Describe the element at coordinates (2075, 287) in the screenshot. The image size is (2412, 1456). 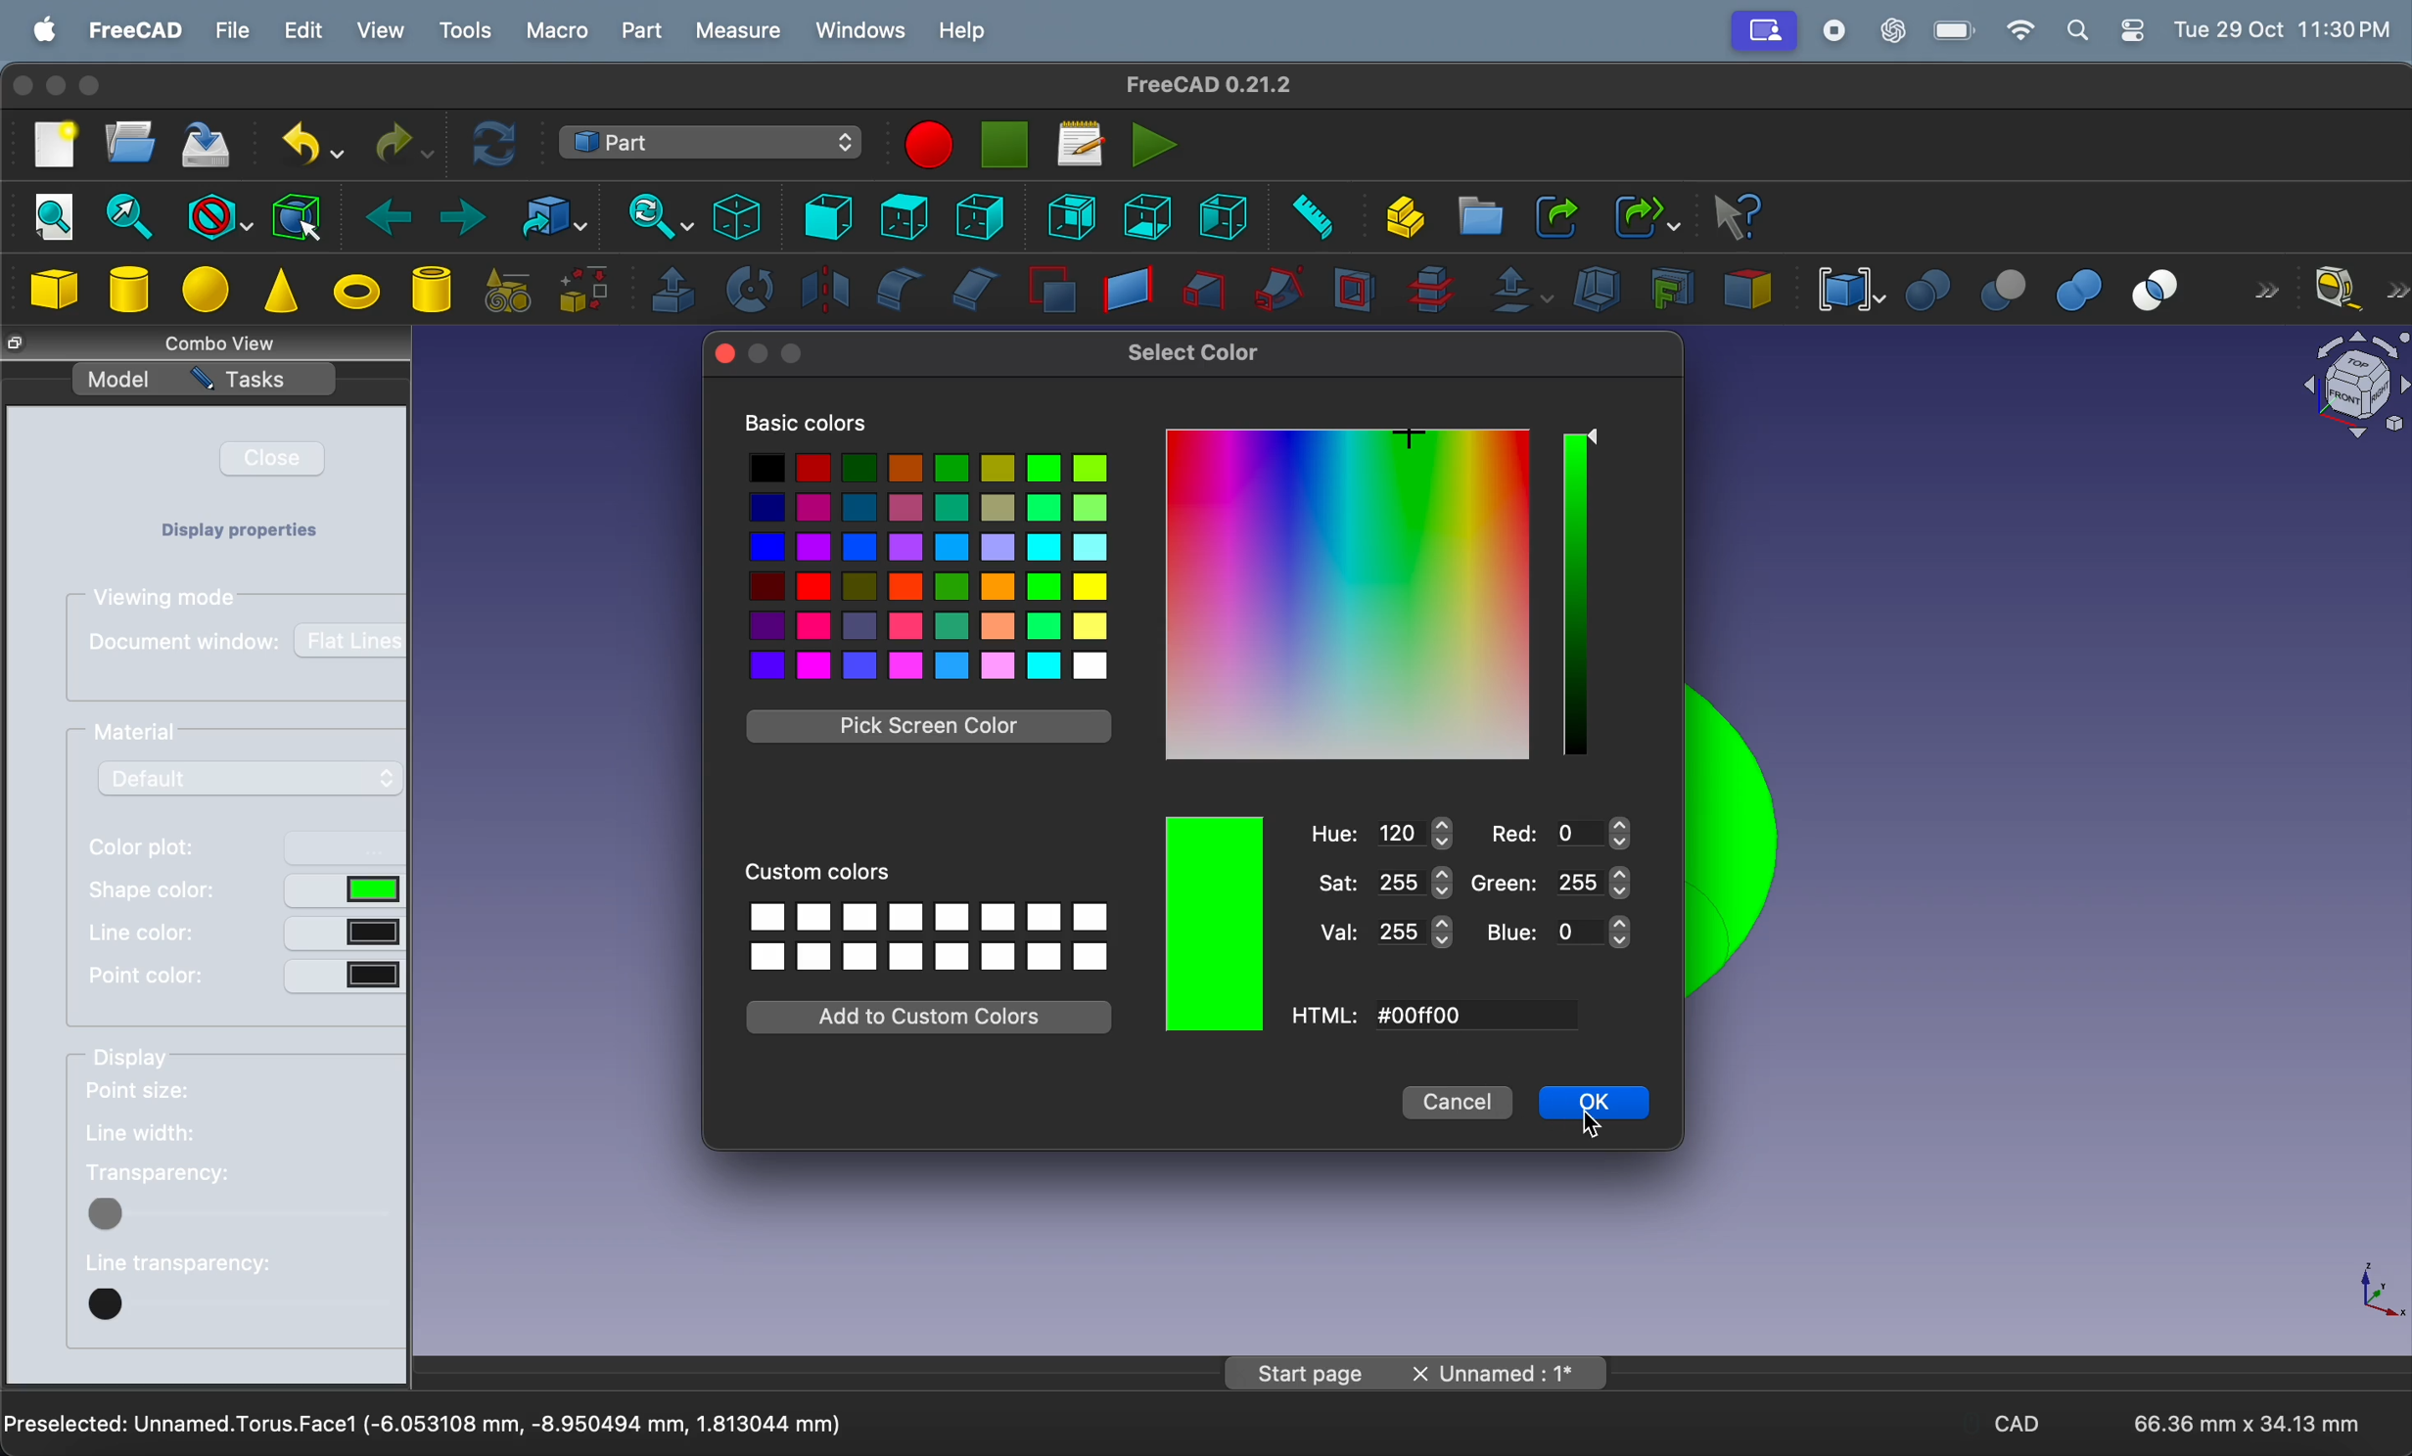
I see `union` at that location.